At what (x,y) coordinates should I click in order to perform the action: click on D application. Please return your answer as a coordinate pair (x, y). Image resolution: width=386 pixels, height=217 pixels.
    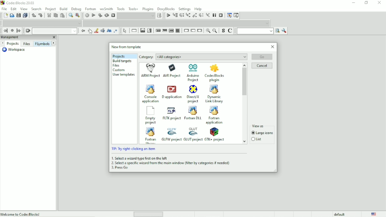
    Looking at the image, I should click on (172, 93).